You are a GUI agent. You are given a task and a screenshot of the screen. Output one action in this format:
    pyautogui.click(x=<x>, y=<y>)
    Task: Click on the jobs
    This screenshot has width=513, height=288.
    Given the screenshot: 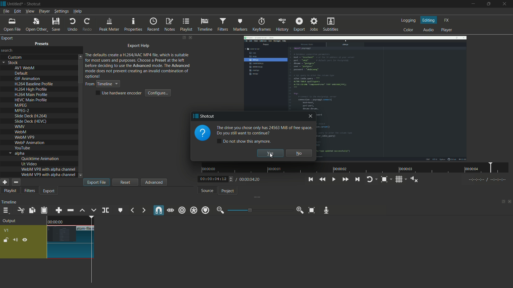 What is the action you would take?
    pyautogui.click(x=315, y=25)
    